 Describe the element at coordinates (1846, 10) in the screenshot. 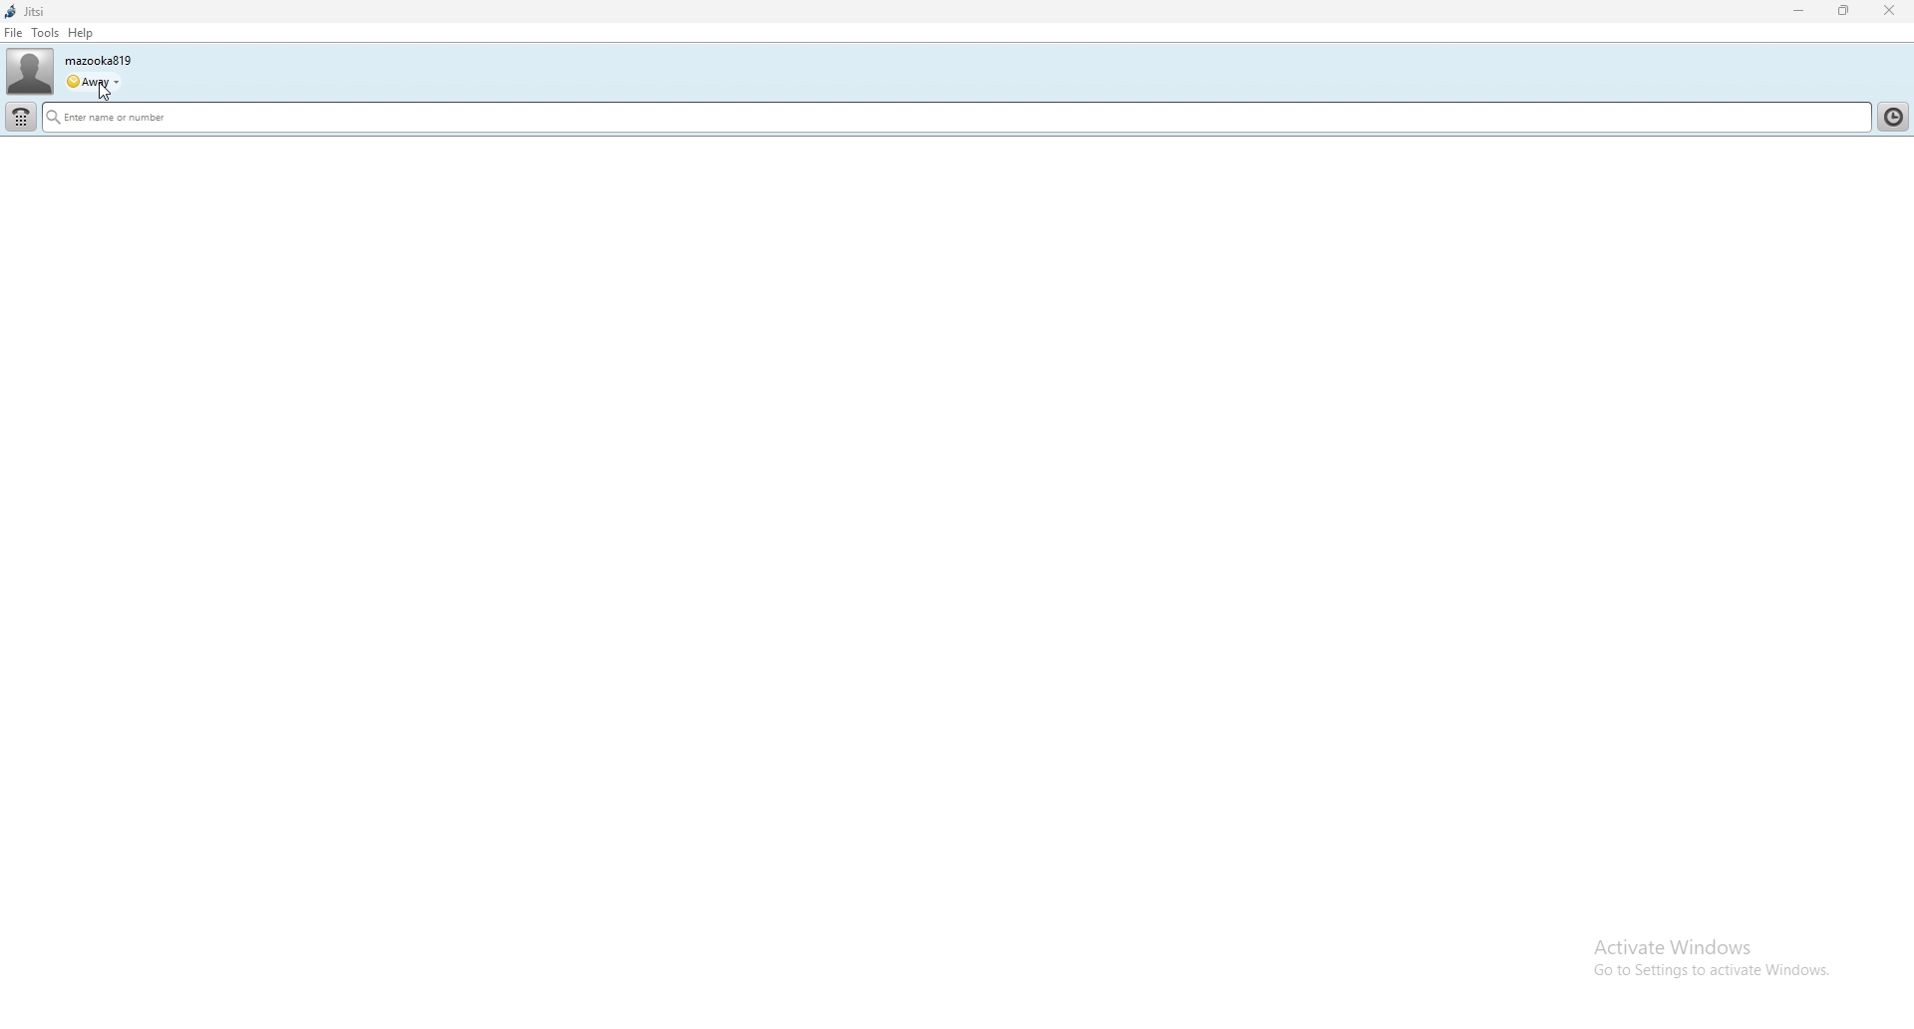

I see `resize` at that location.